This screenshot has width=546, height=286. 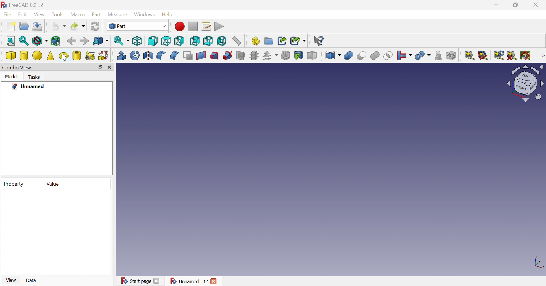 What do you see at coordinates (90, 56) in the screenshot?
I see `Create primitives...` at bounding box center [90, 56].